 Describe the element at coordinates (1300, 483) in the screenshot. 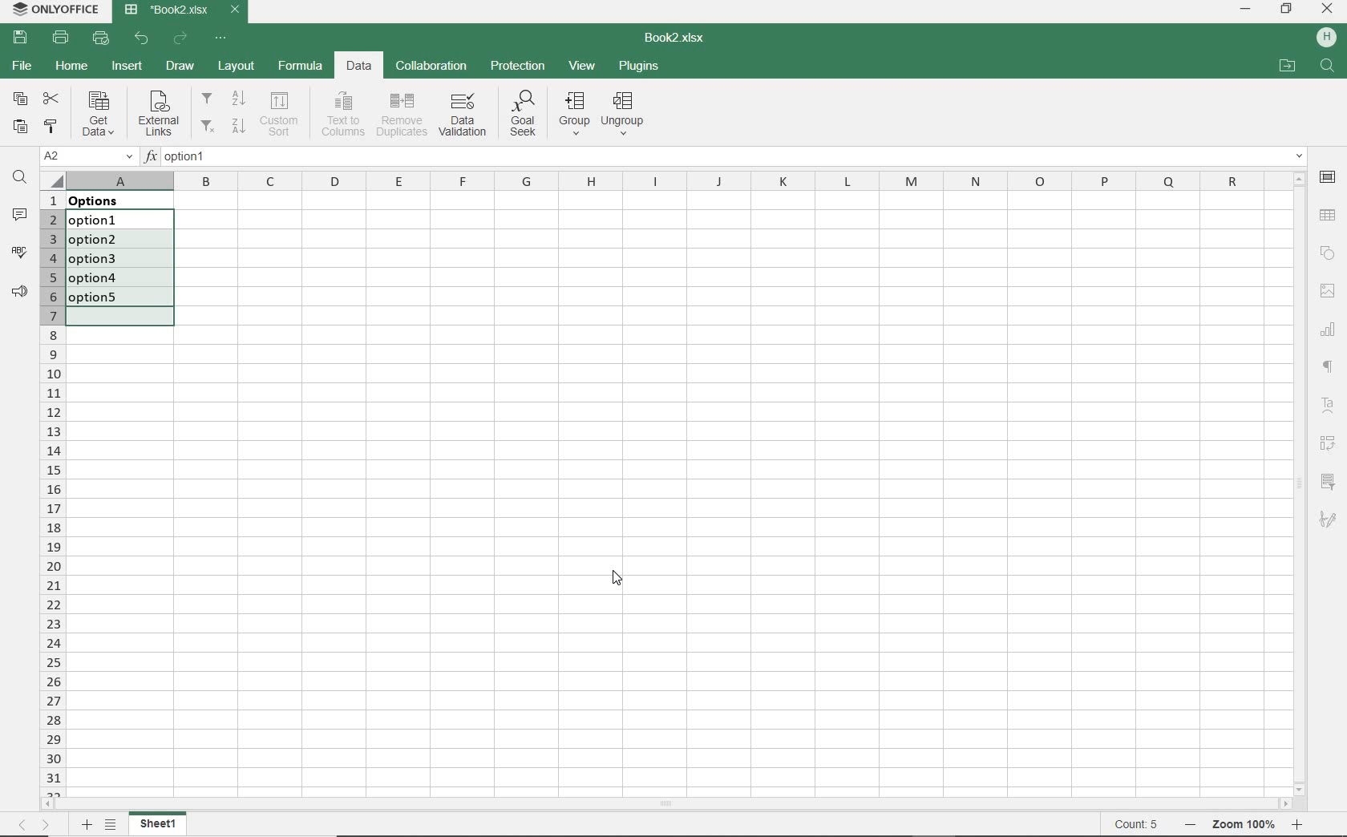

I see `SCROLLBAR` at that location.